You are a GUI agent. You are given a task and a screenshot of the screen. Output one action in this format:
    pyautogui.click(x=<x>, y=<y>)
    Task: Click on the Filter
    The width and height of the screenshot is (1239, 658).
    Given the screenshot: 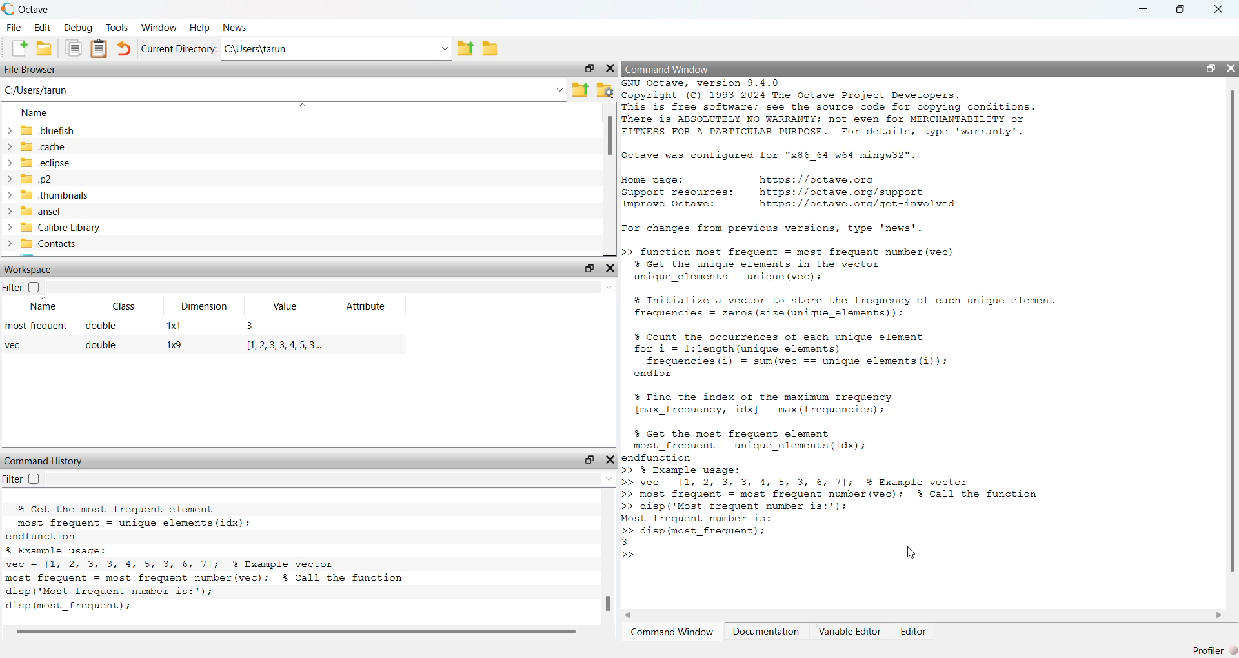 What is the action you would take?
    pyautogui.click(x=22, y=287)
    